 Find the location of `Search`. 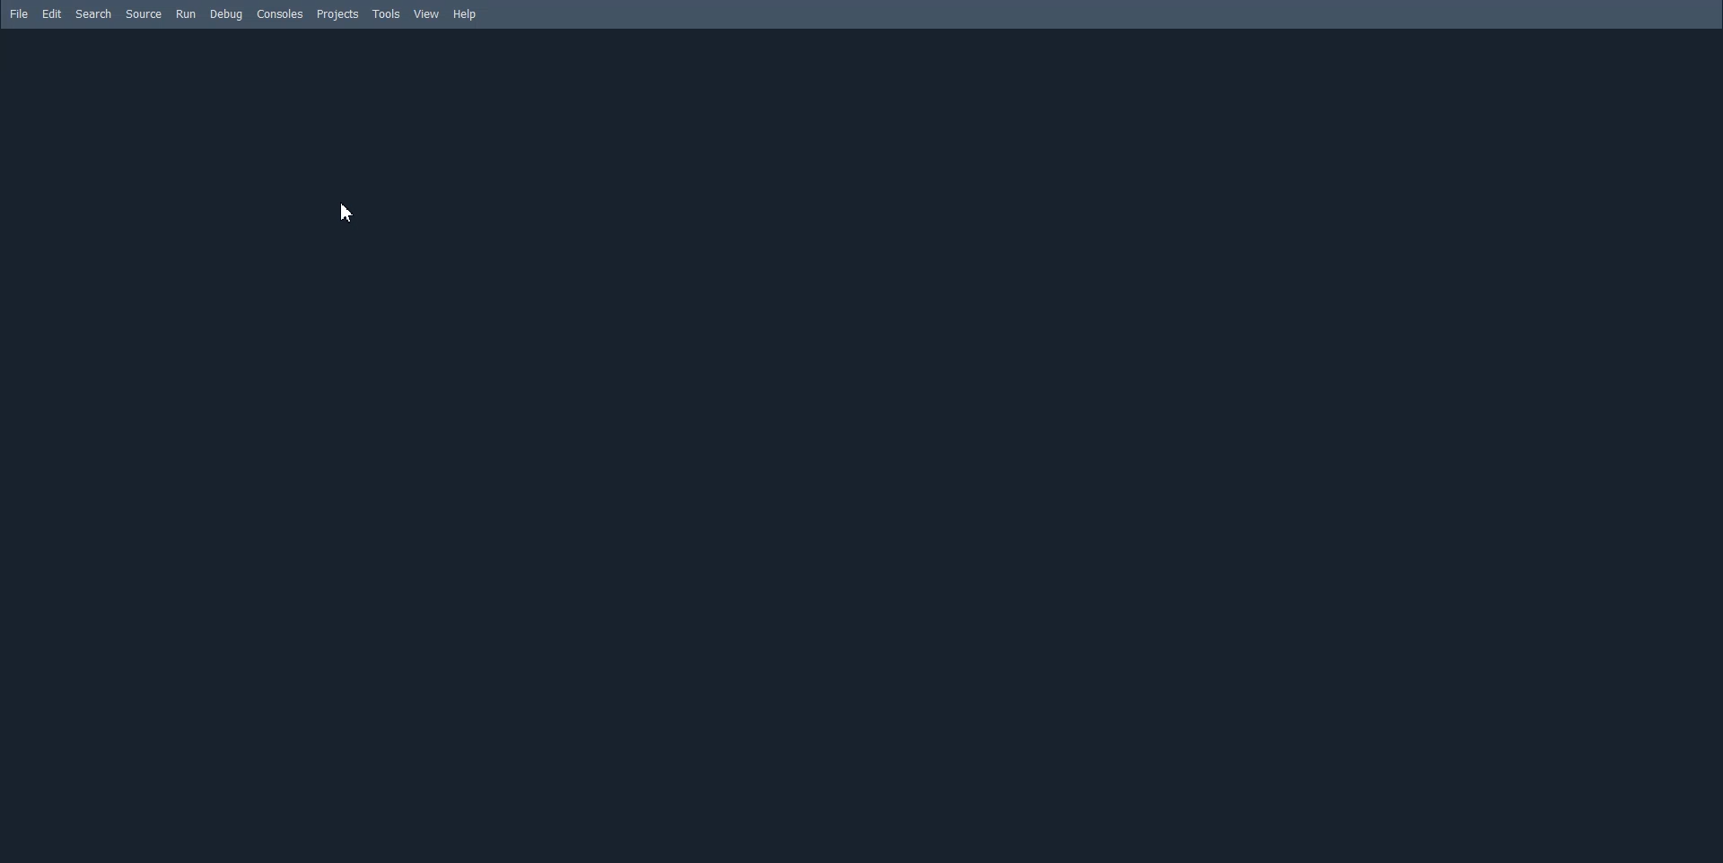

Search is located at coordinates (93, 13).